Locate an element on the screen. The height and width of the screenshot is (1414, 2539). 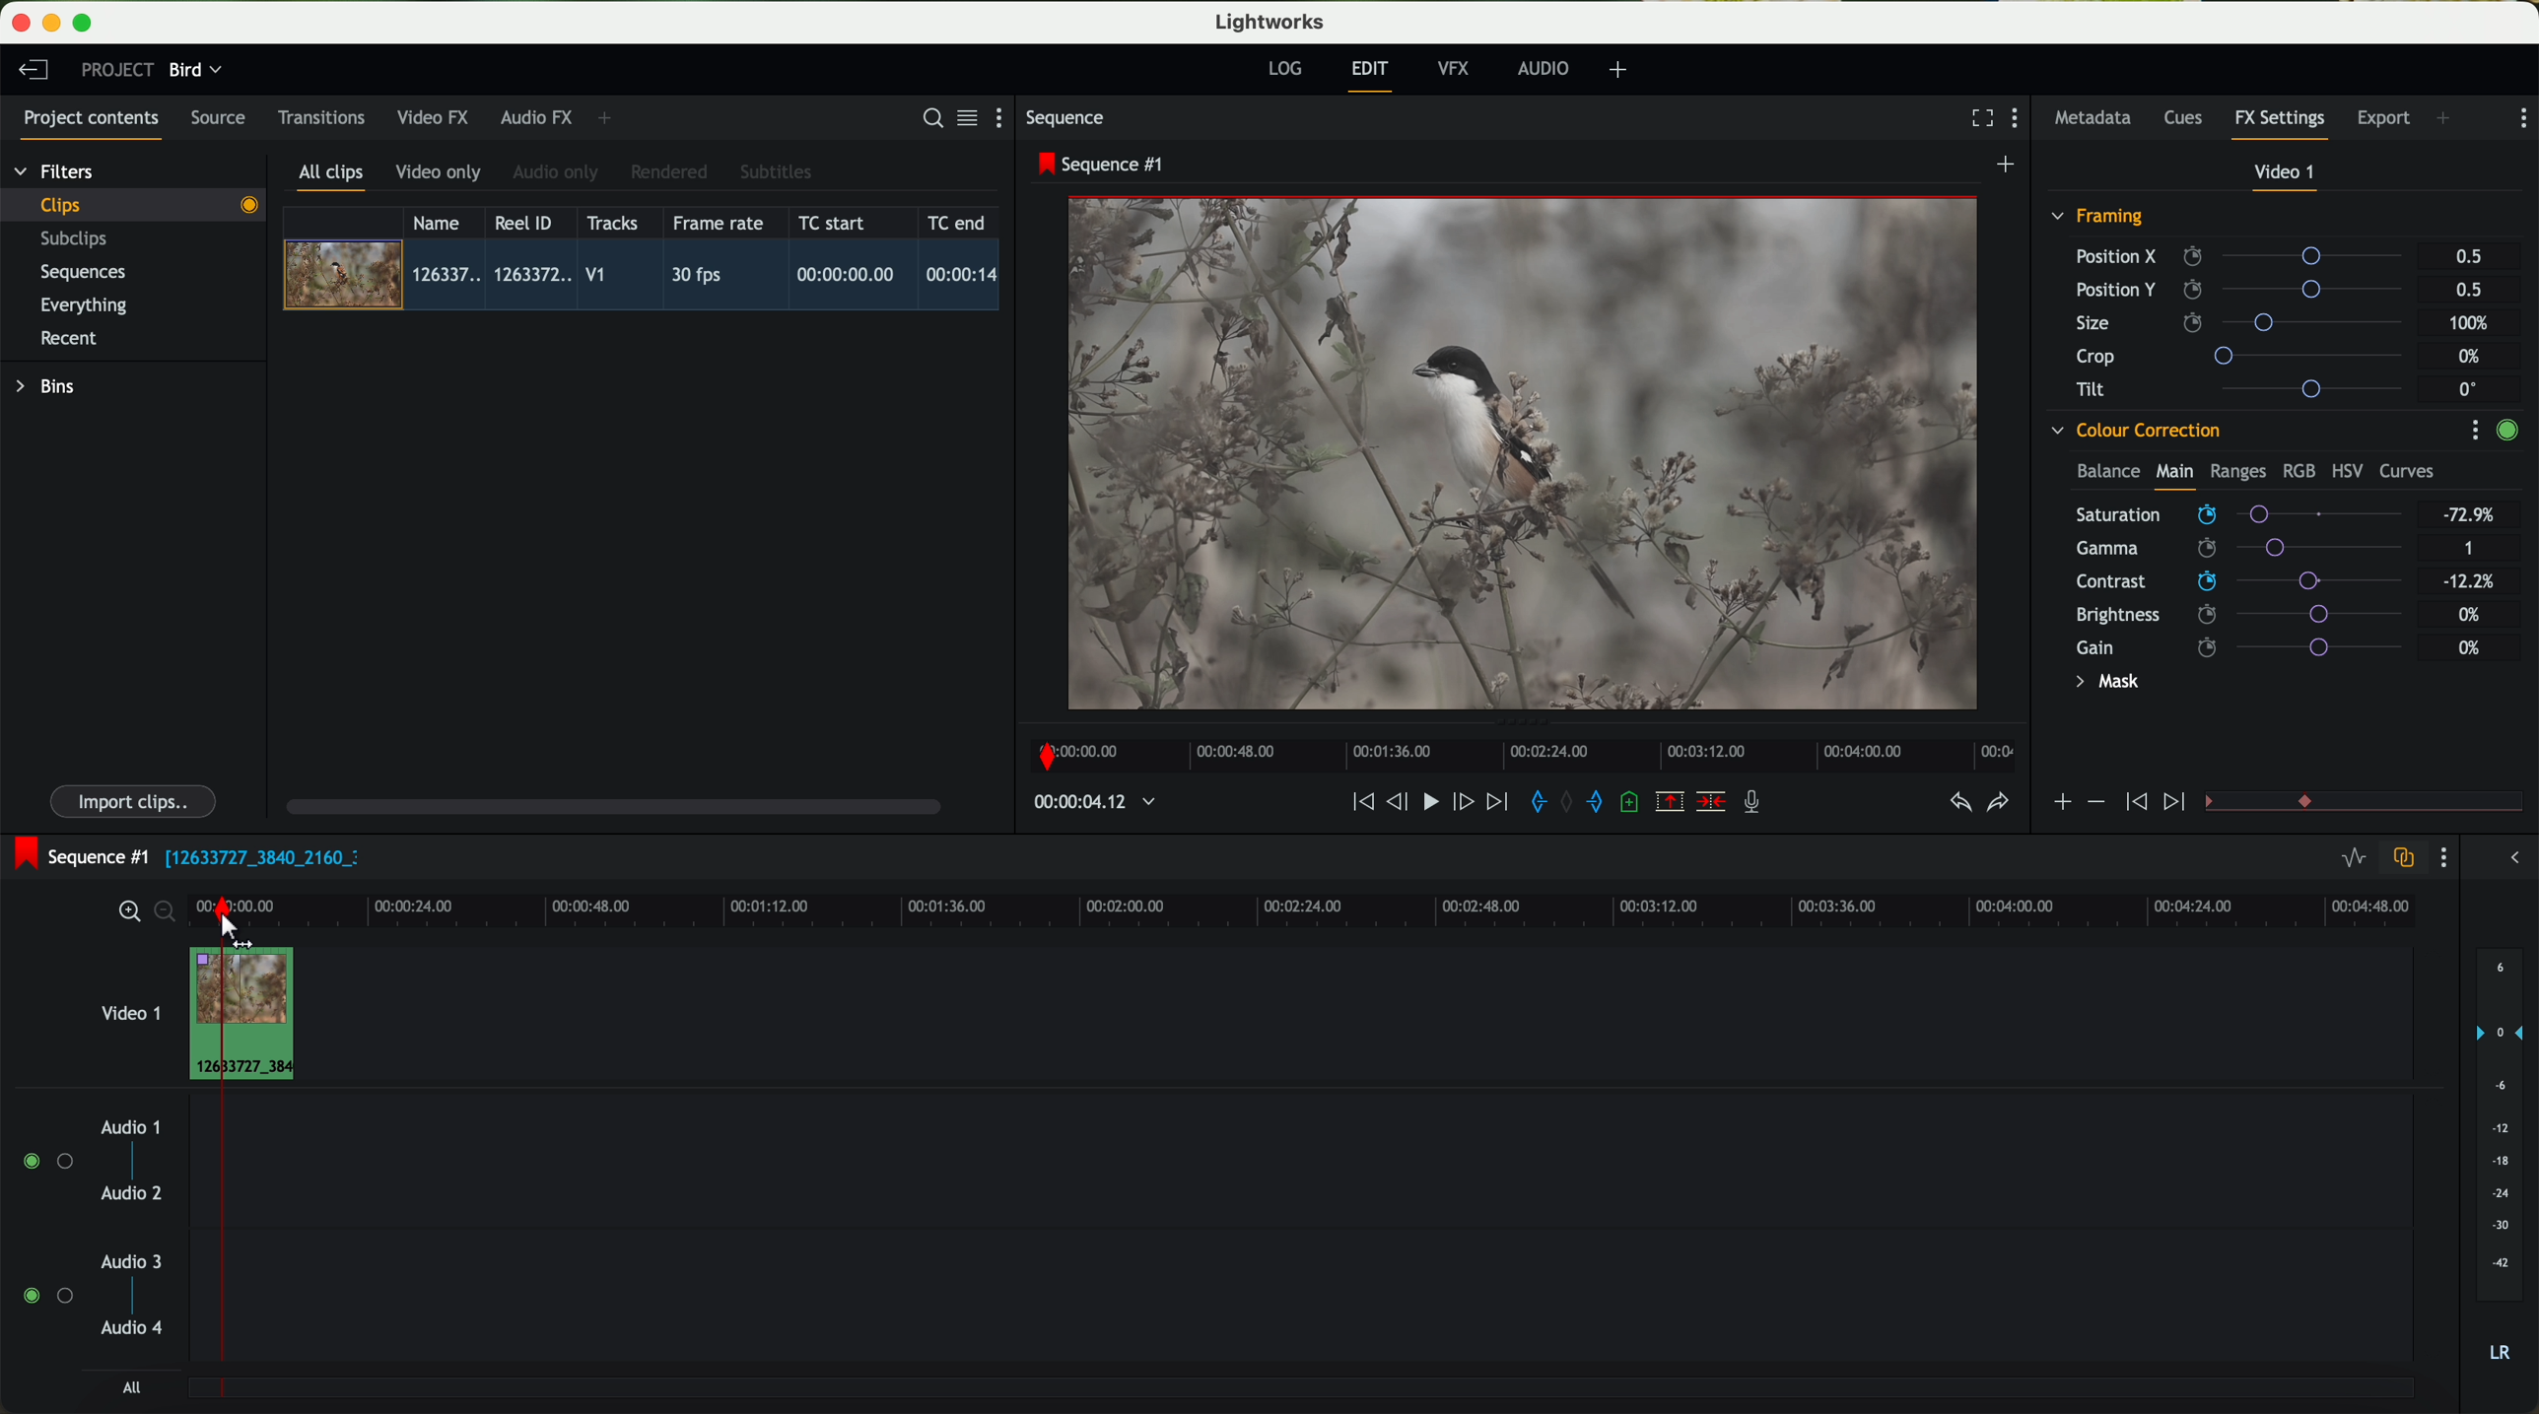
move foward is located at coordinates (1496, 802).